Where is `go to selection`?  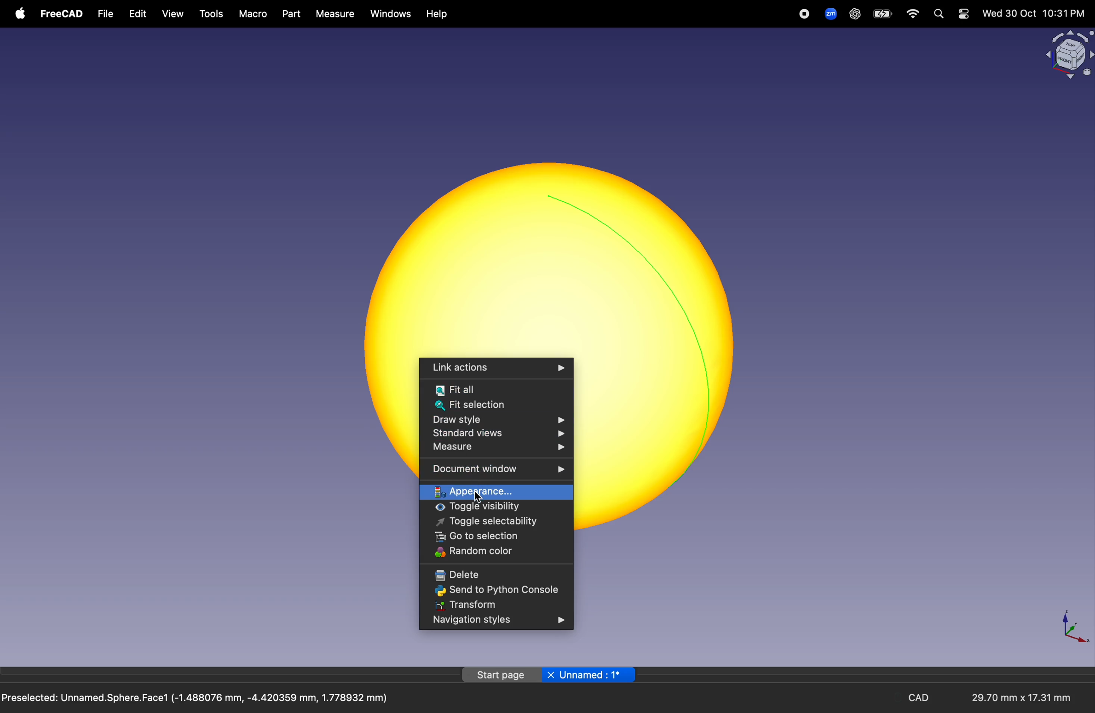 go to selection is located at coordinates (499, 537).